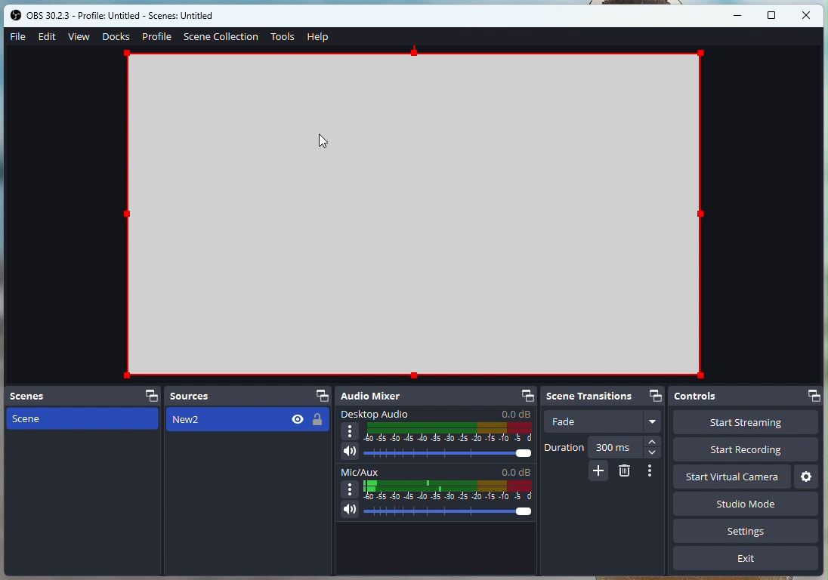 Image resolution: width=828 pixels, height=580 pixels. What do you see at coordinates (128, 16) in the screenshot?
I see `obs studio` at bounding box center [128, 16].